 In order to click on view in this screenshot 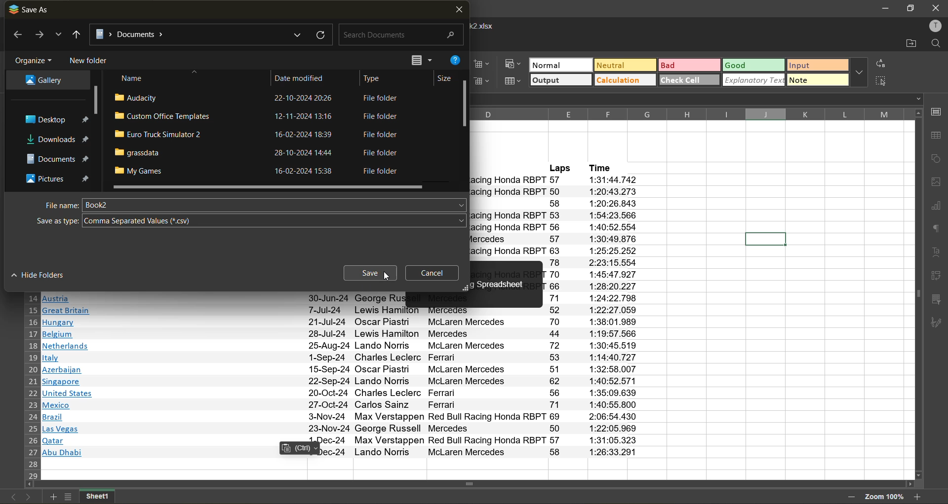, I will do `click(420, 60)`.